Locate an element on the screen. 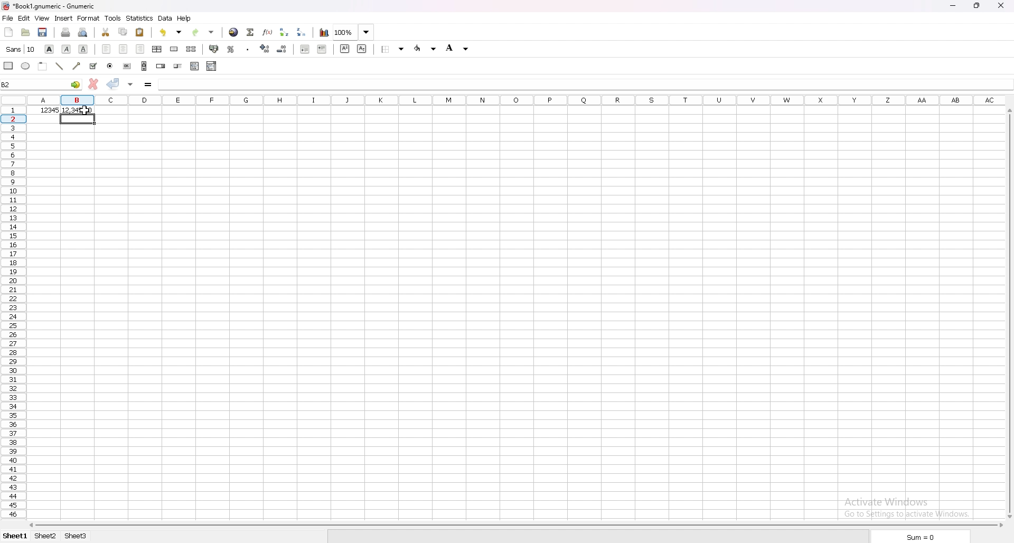  line is located at coordinates (59, 66).